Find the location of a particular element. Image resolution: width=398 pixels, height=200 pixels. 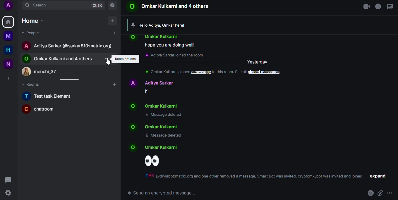

message is located at coordinates (170, 46).